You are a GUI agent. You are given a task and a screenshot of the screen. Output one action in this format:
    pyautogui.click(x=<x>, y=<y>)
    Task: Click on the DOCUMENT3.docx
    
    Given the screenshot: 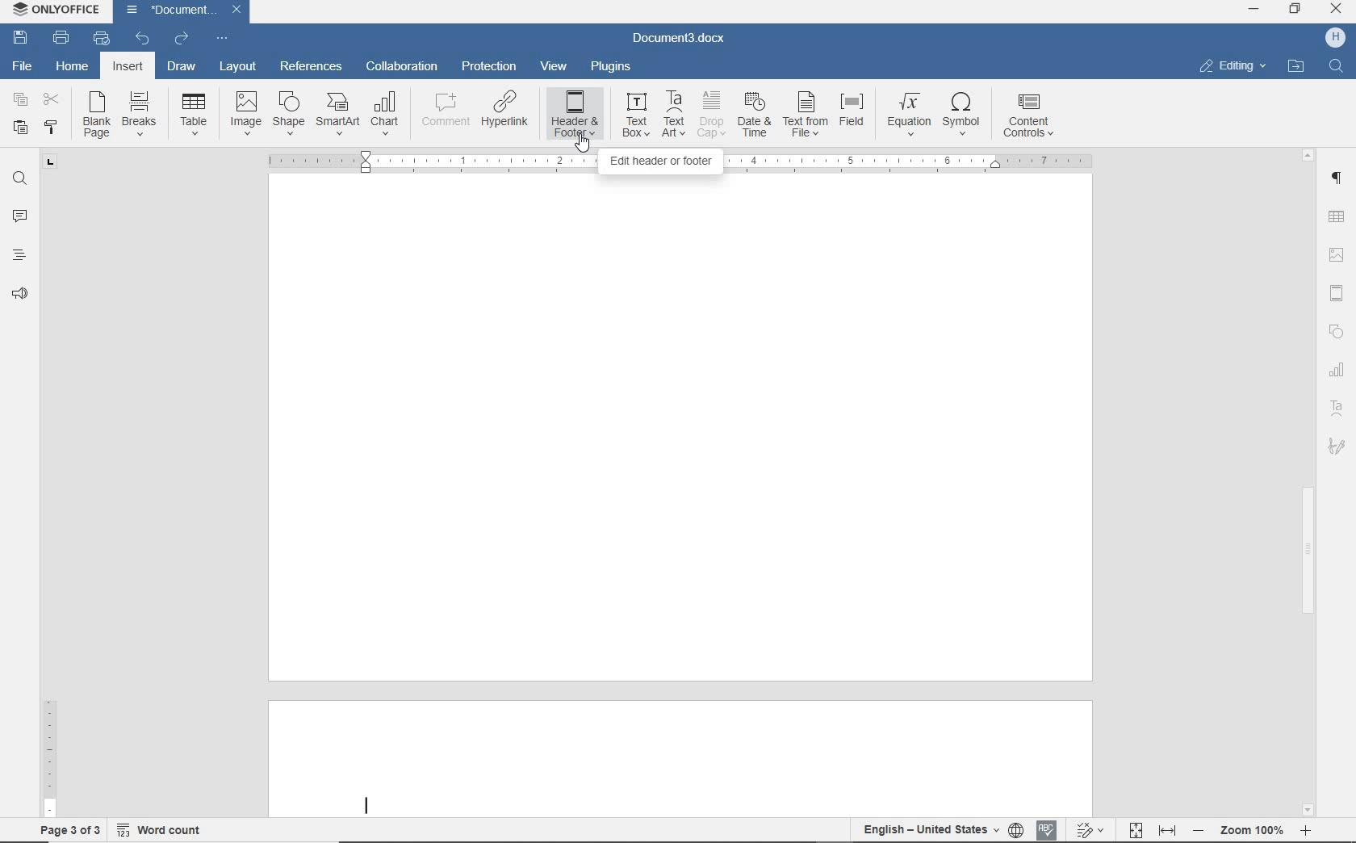 What is the action you would take?
    pyautogui.click(x=680, y=39)
    